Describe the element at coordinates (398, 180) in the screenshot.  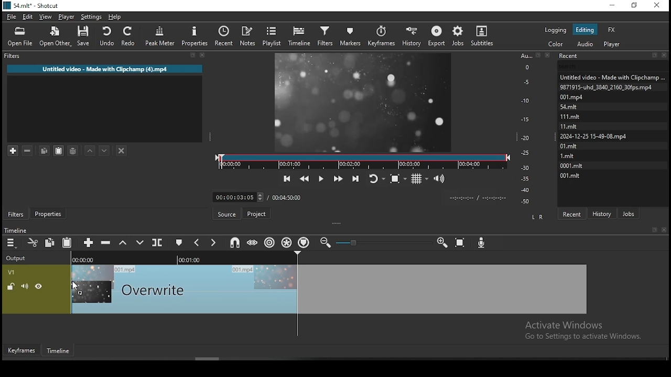
I see `toggle zoom` at that location.